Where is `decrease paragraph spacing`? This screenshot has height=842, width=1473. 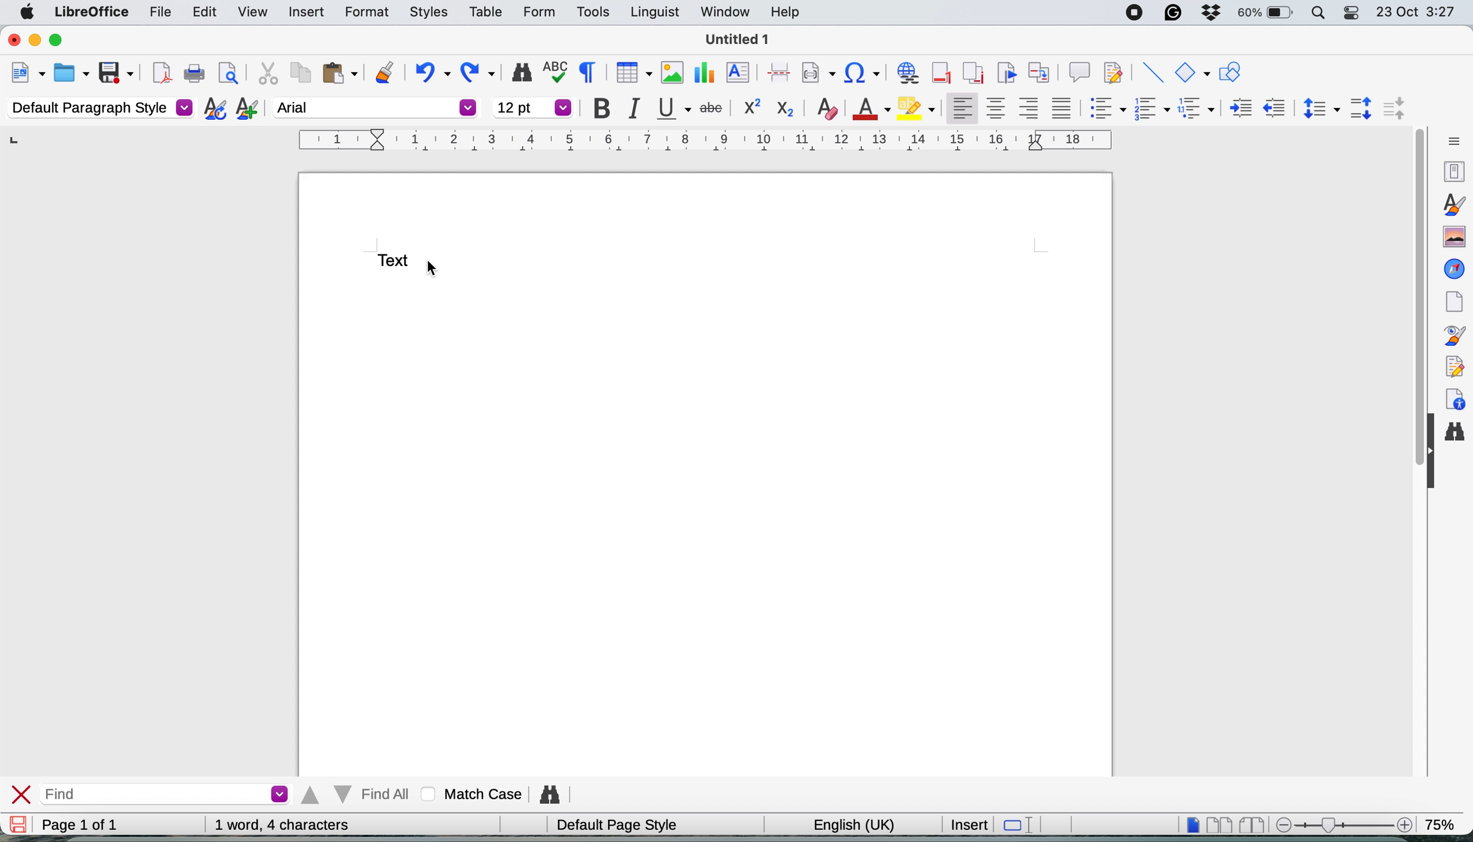 decrease paragraph spacing is located at coordinates (1396, 109).